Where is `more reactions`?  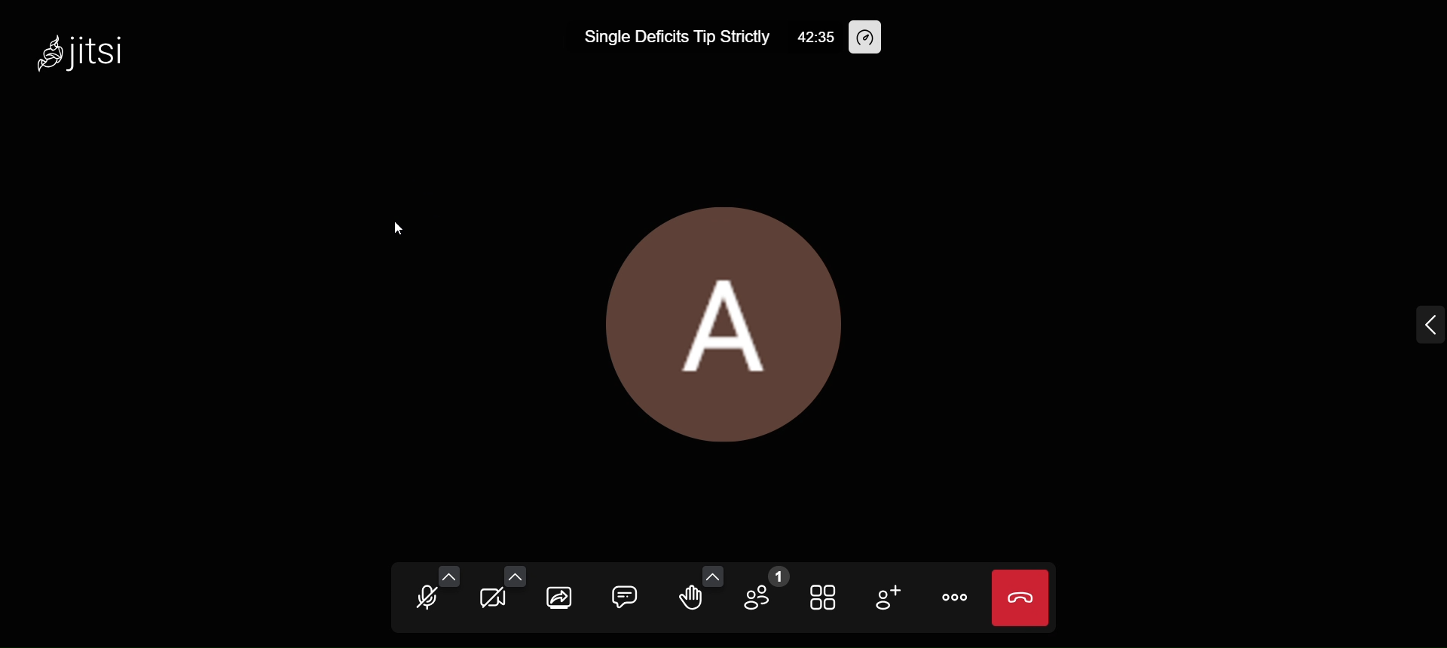 more reactions is located at coordinates (714, 575).